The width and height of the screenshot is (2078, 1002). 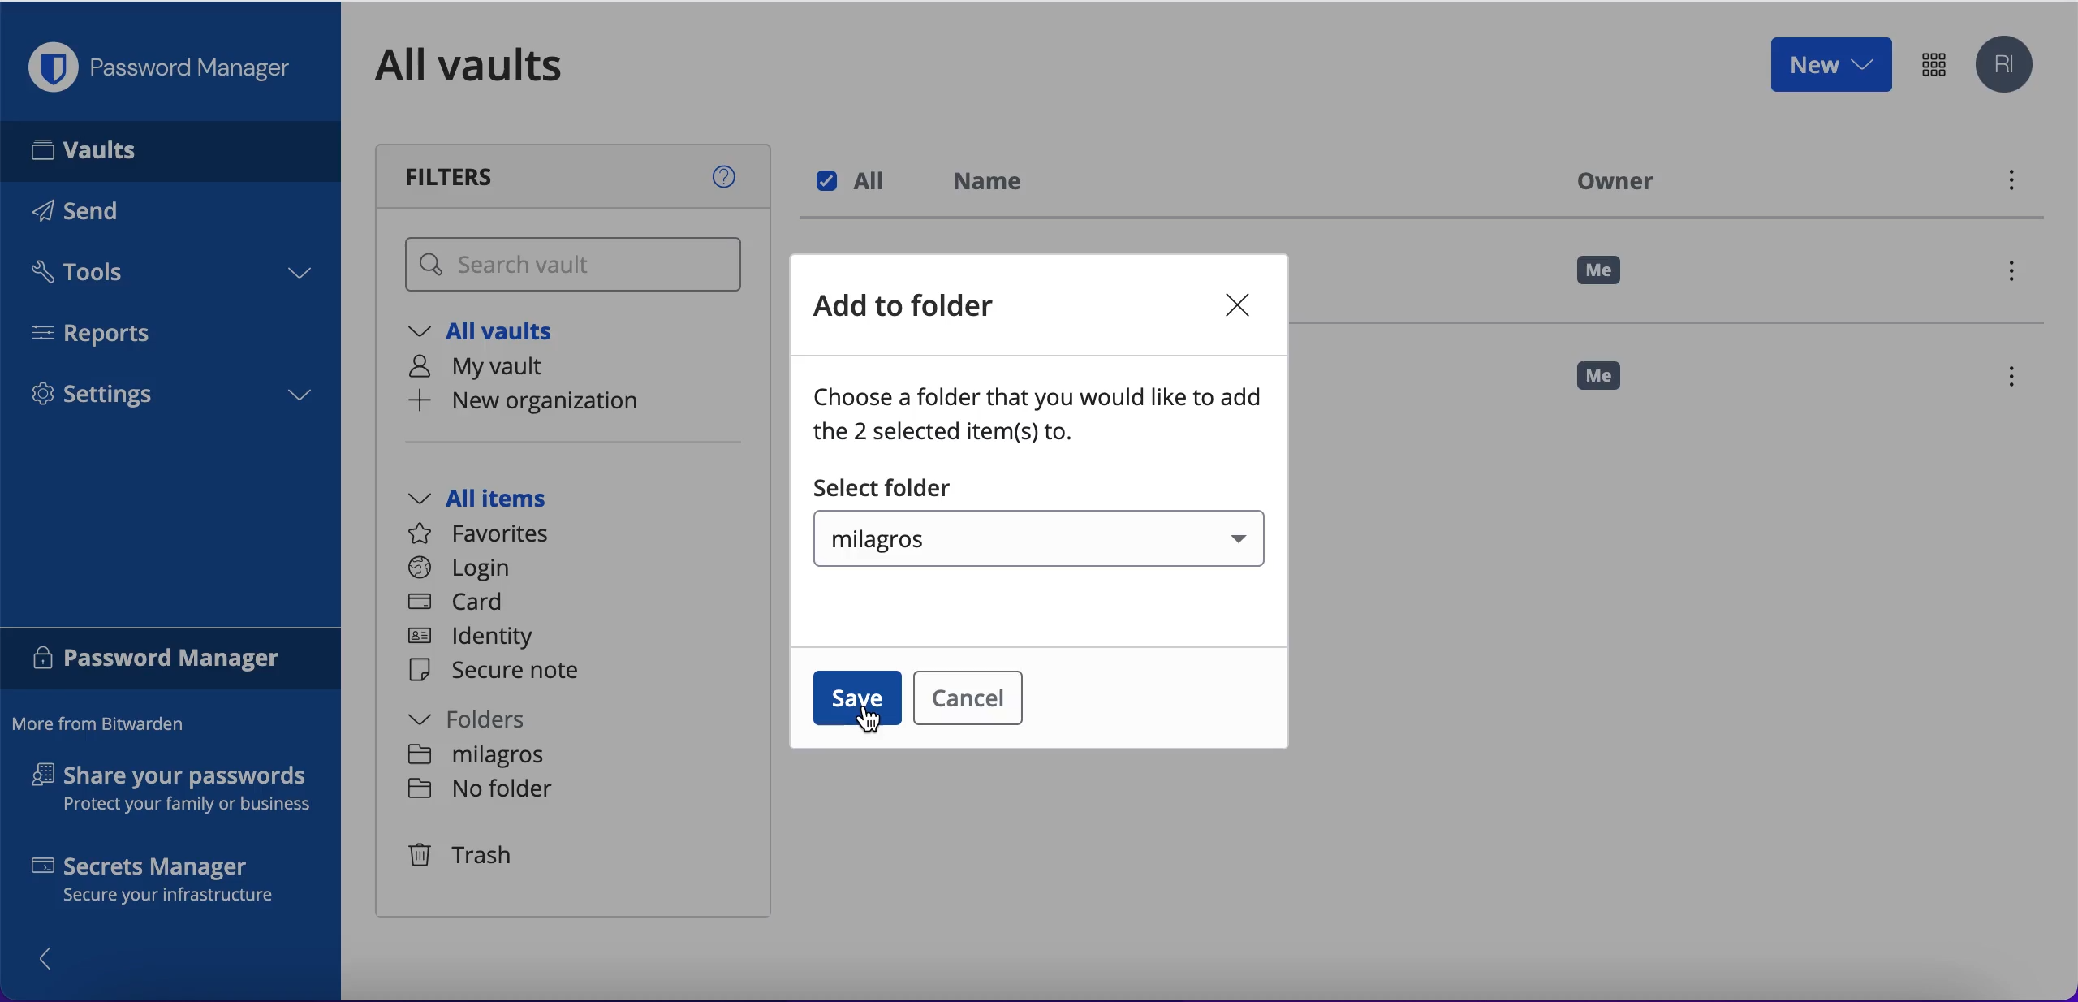 What do you see at coordinates (54, 957) in the screenshot?
I see `show/hide panel` at bounding box center [54, 957].